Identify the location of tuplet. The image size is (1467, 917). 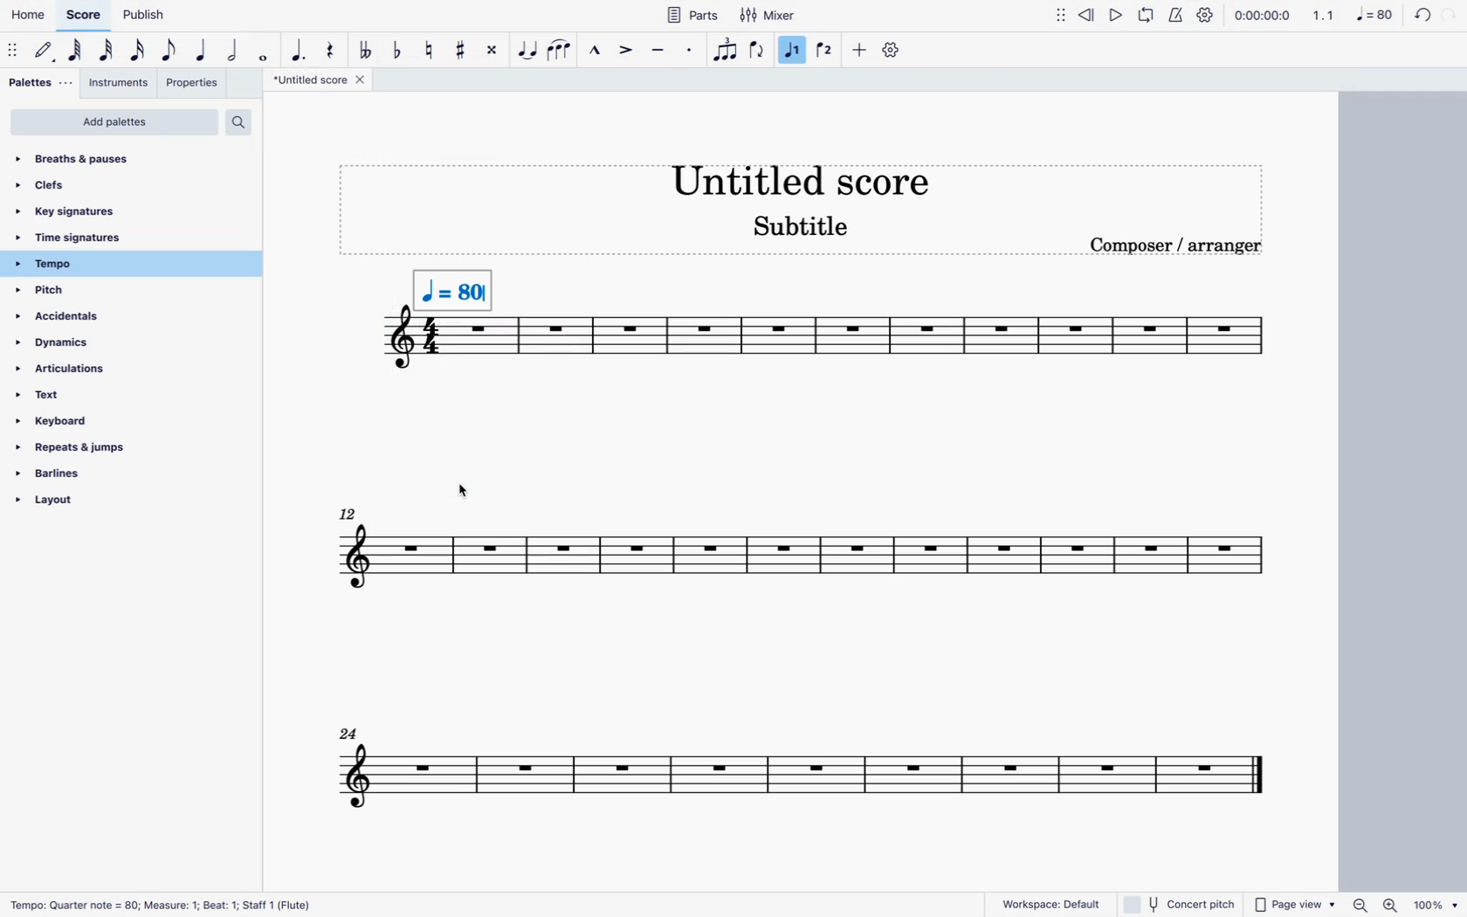
(725, 54).